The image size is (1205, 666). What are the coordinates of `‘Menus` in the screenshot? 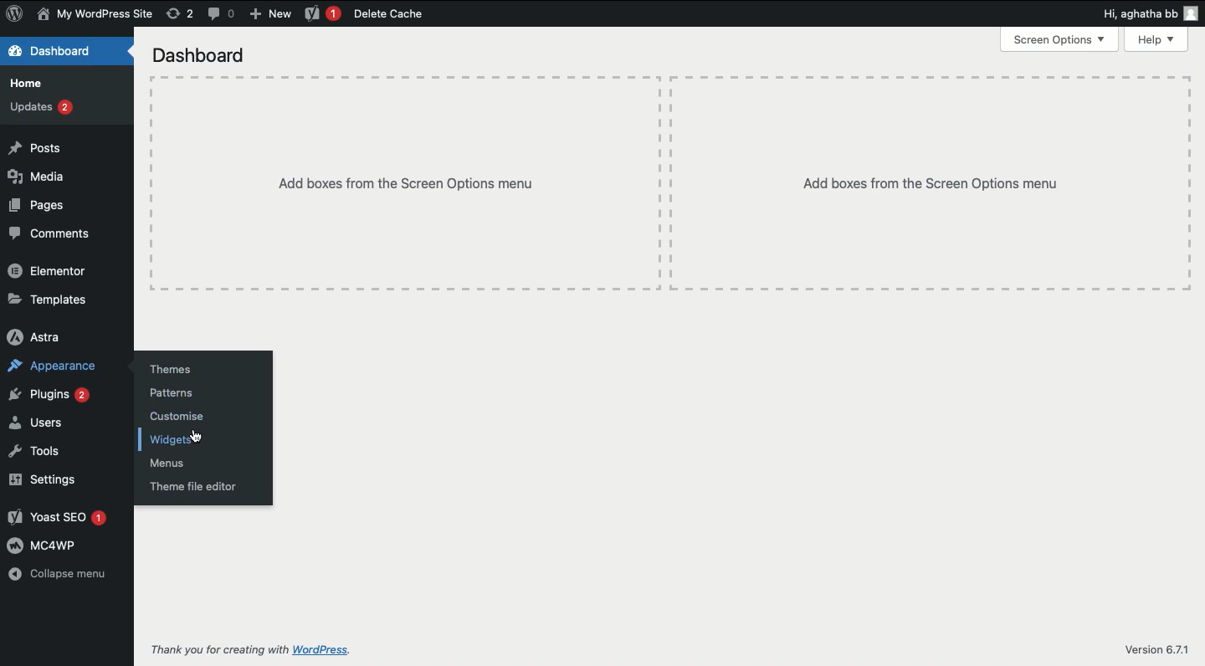 It's located at (175, 462).